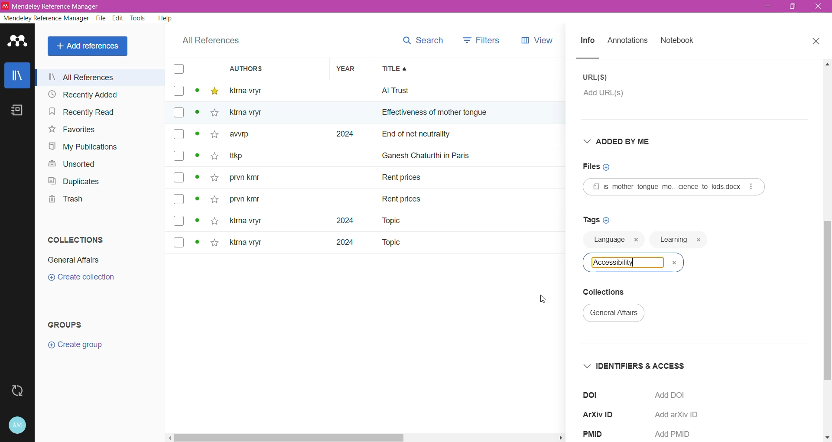 This screenshot has width=832, height=442. I want to click on dot , so click(197, 136).